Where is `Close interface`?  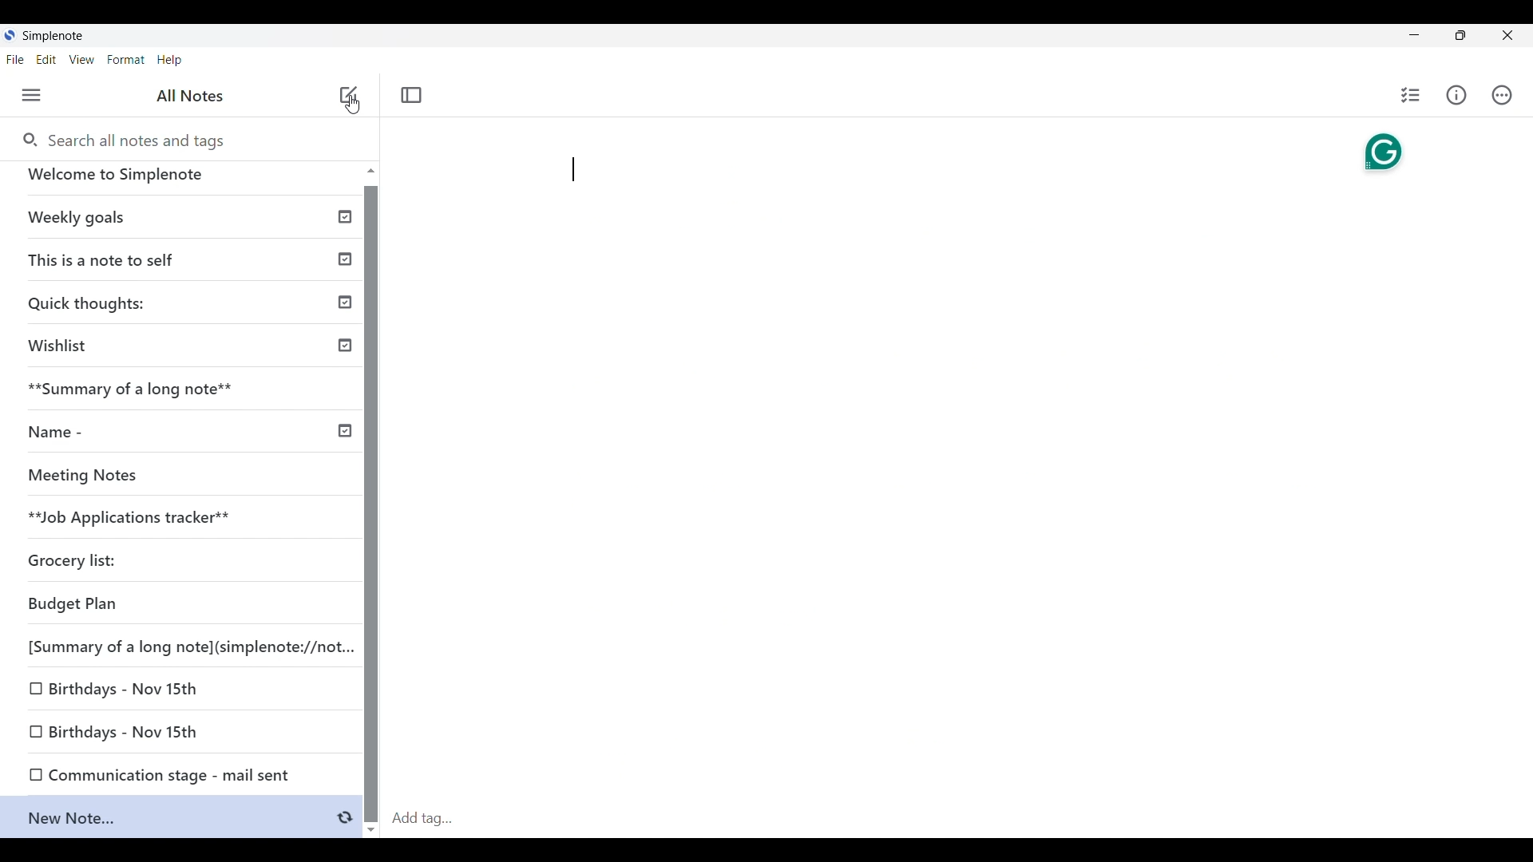
Close interface is located at coordinates (1507, 35).